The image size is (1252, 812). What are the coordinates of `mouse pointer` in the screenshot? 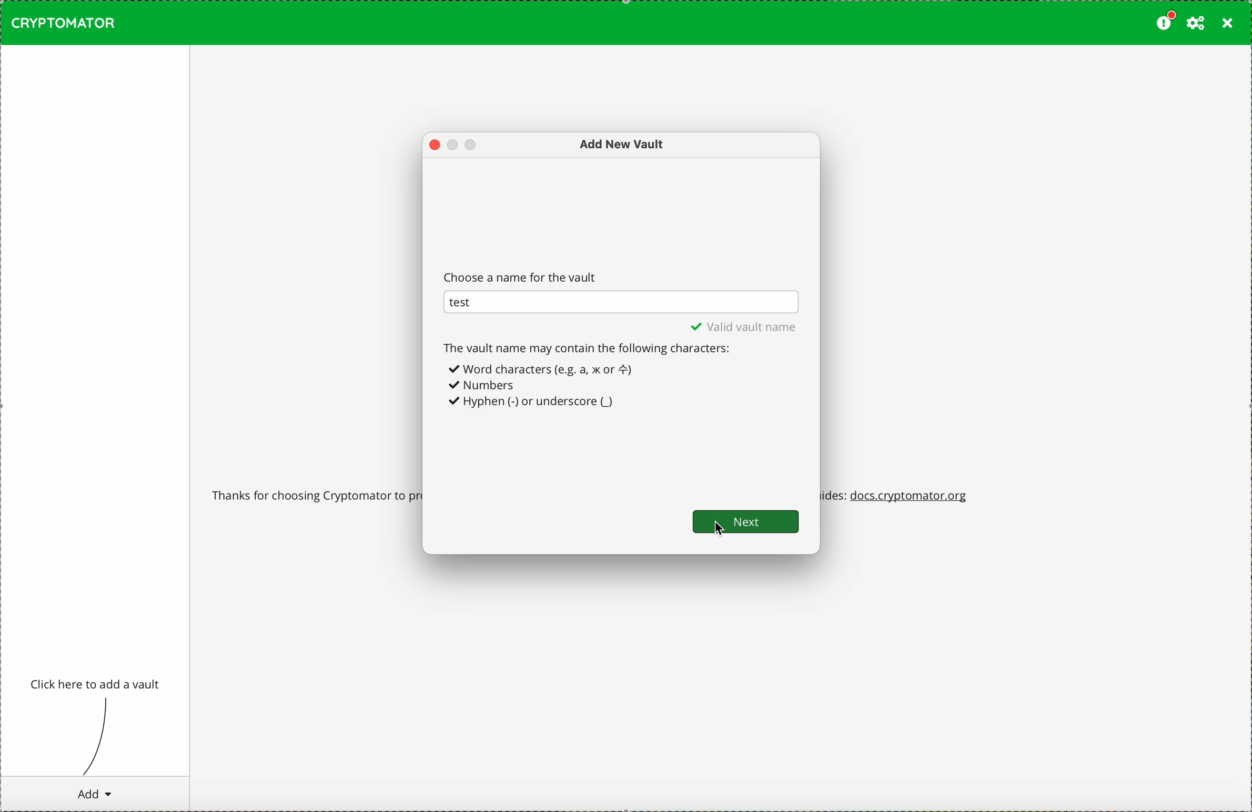 It's located at (718, 529).